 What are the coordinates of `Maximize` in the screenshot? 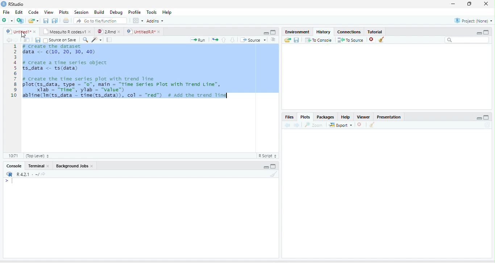 It's located at (274, 32).